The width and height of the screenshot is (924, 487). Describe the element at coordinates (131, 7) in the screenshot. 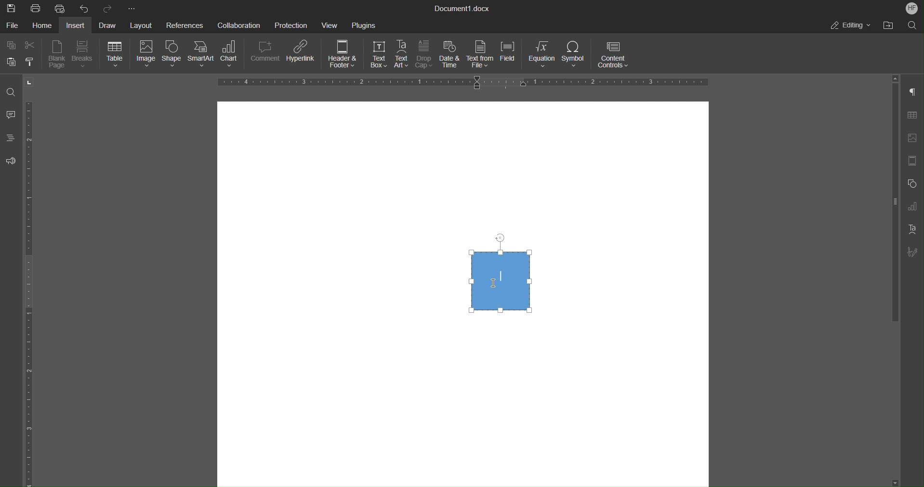

I see `More` at that location.